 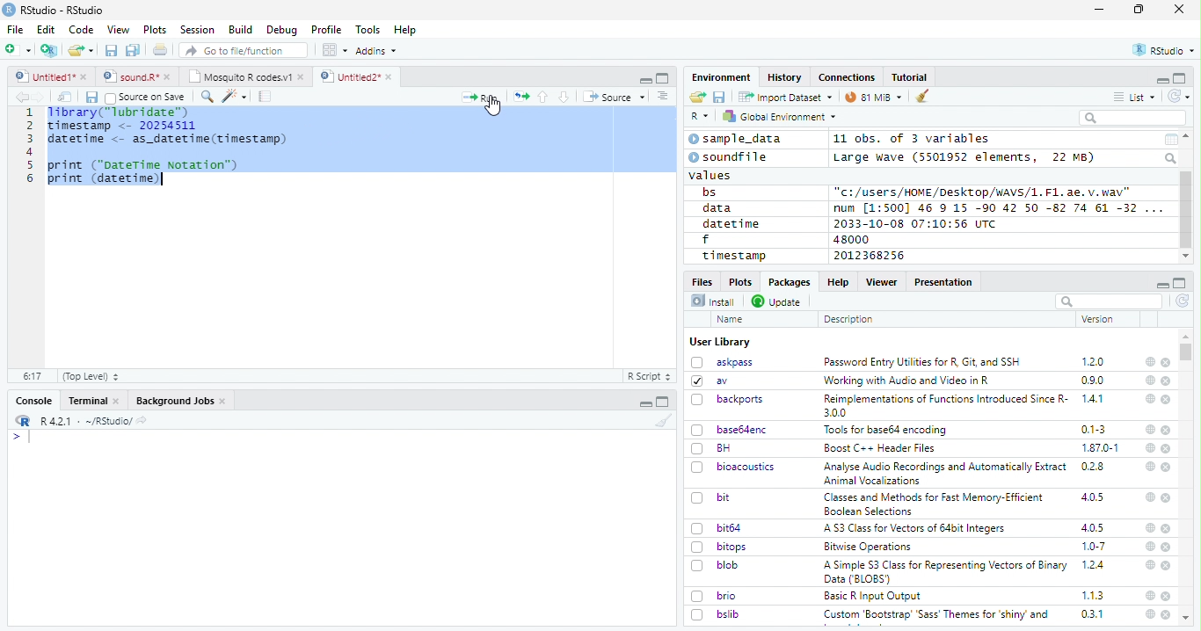 What do you see at coordinates (244, 50) in the screenshot?
I see `Go to file/function` at bounding box center [244, 50].